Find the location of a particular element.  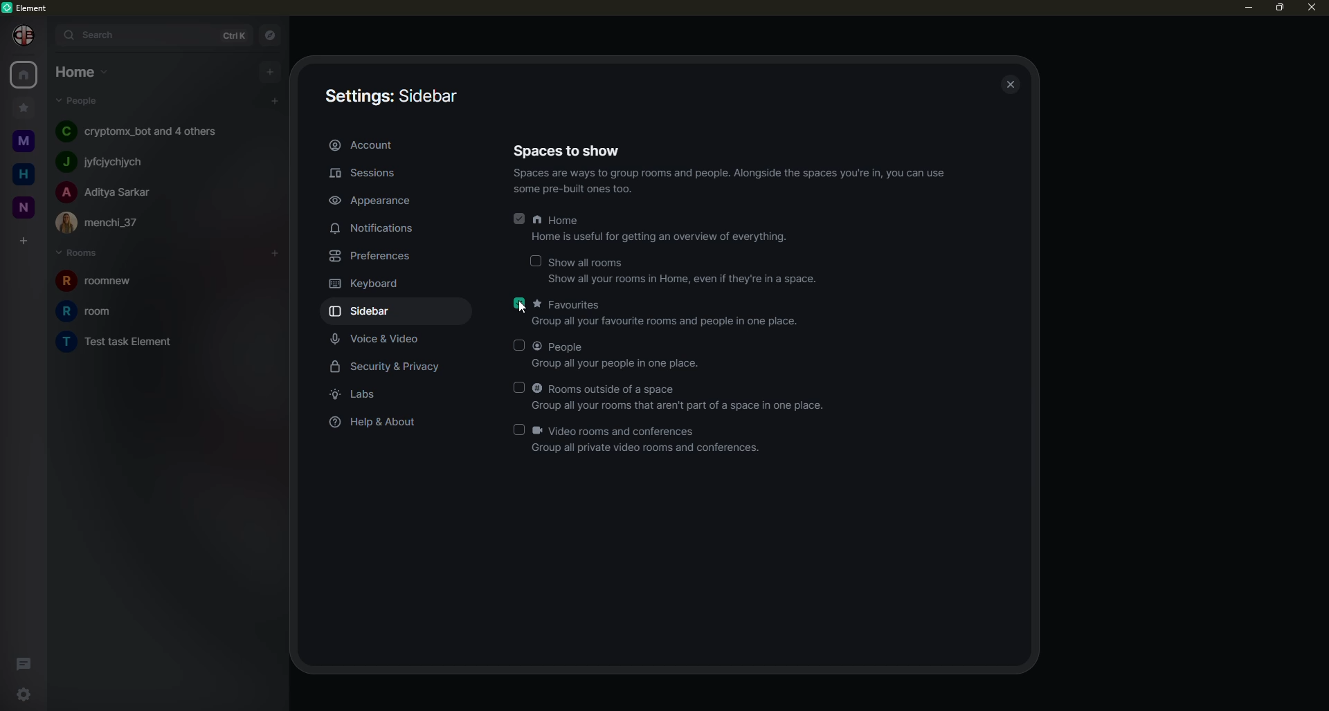

preferences is located at coordinates (370, 256).